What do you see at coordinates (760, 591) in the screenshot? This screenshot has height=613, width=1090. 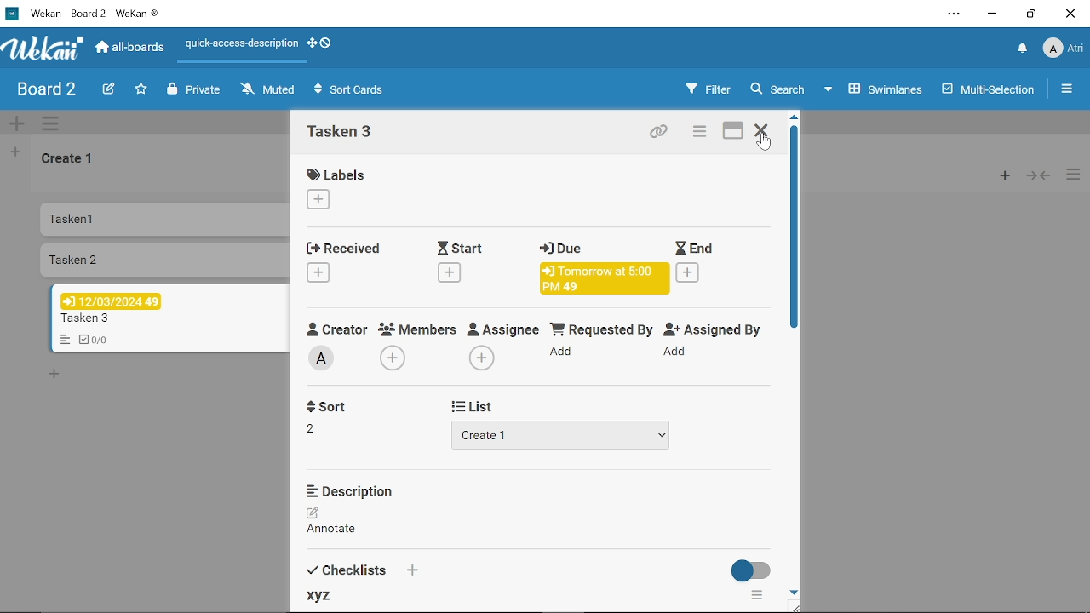 I see `more` at bounding box center [760, 591].